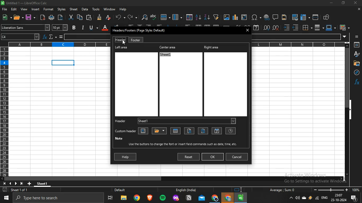  Describe the element at coordinates (176, 198) in the screenshot. I see `mozilla firefox` at that location.